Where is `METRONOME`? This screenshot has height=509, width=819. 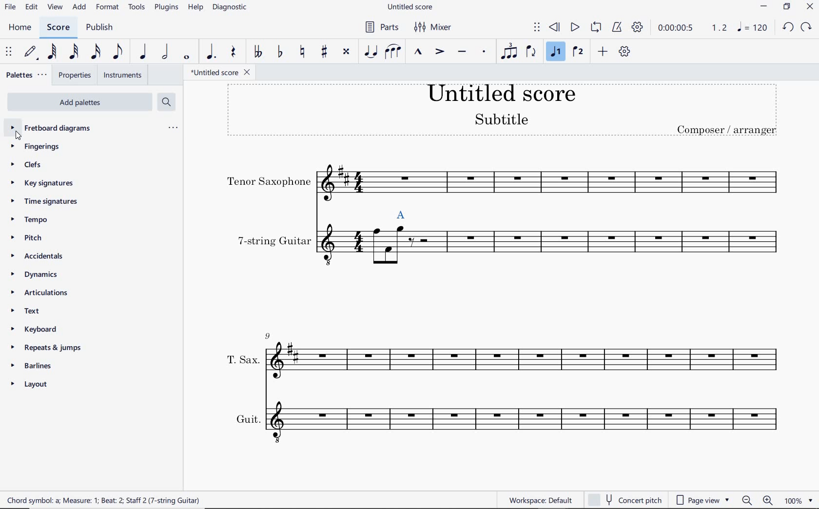
METRONOME is located at coordinates (617, 28).